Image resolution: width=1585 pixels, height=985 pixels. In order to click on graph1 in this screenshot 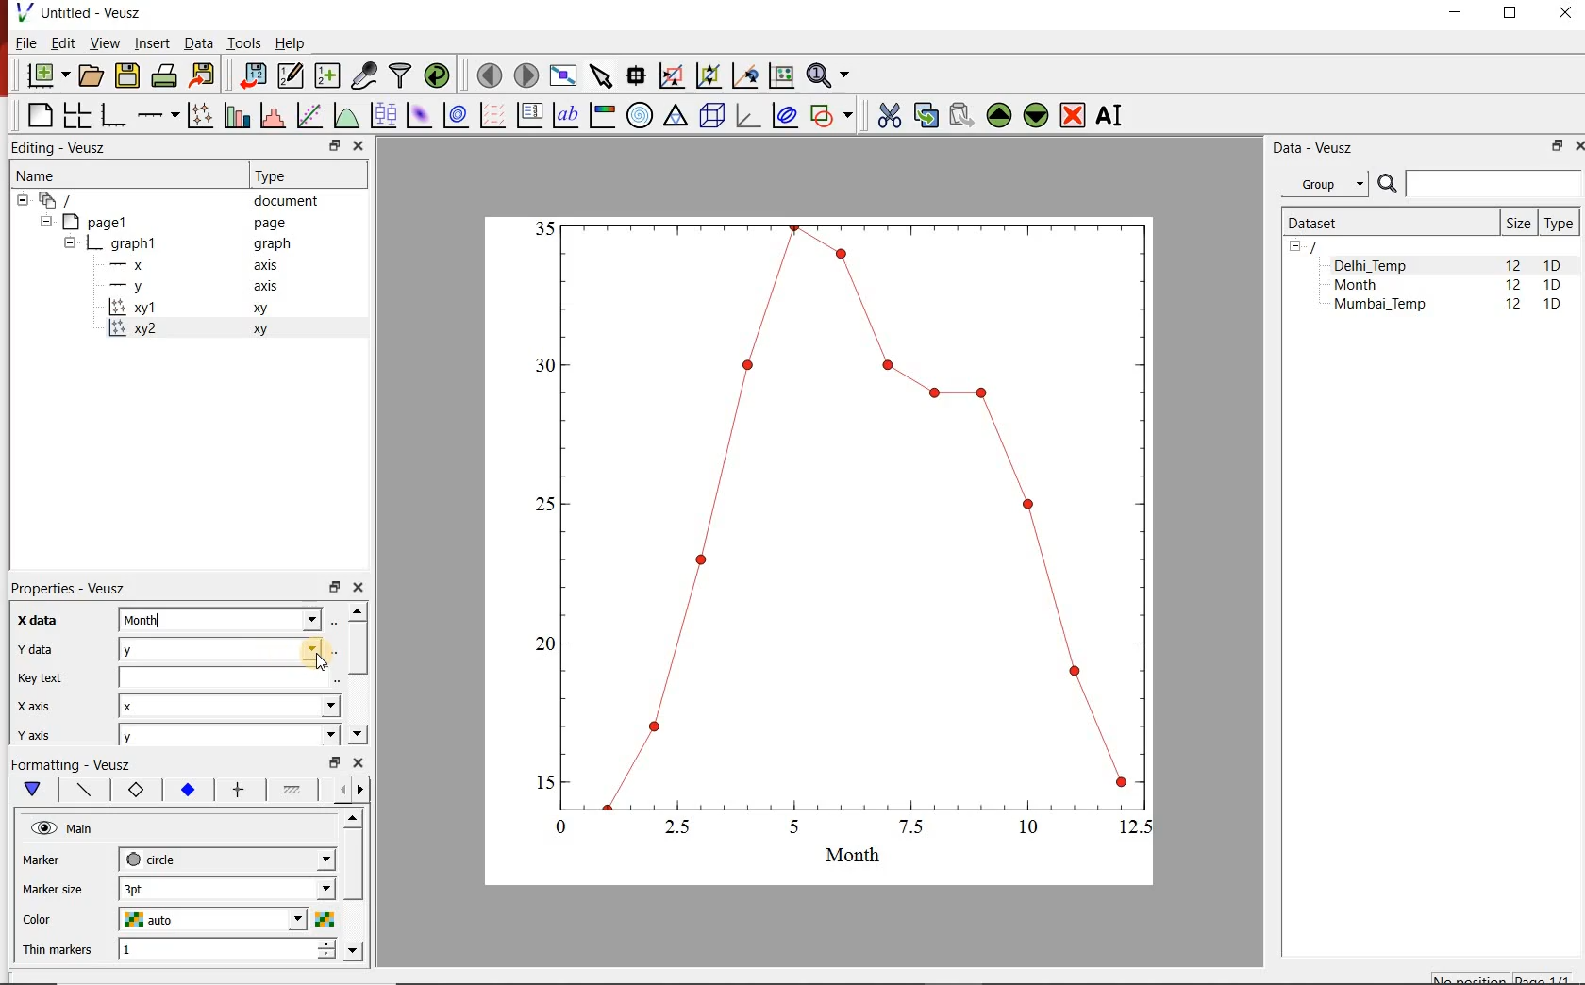, I will do `click(179, 243)`.